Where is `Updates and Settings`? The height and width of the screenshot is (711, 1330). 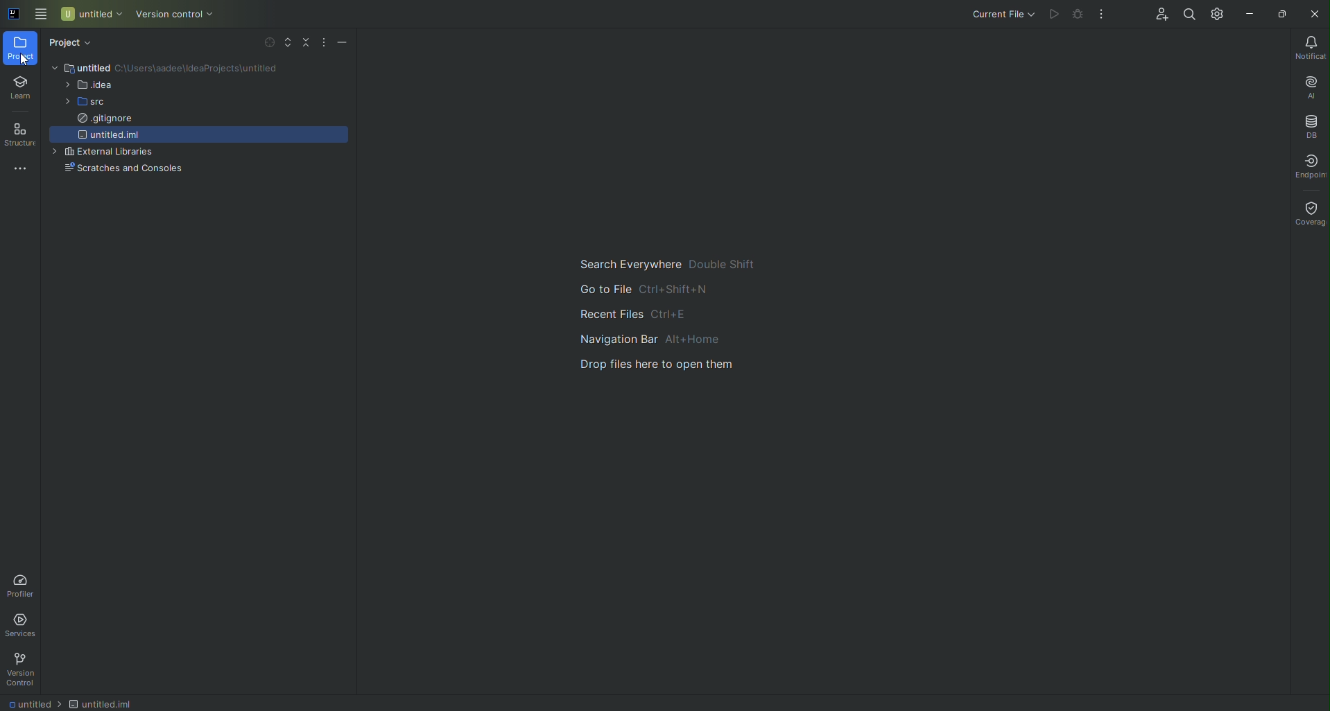 Updates and Settings is located at coordinates (1216, 13).